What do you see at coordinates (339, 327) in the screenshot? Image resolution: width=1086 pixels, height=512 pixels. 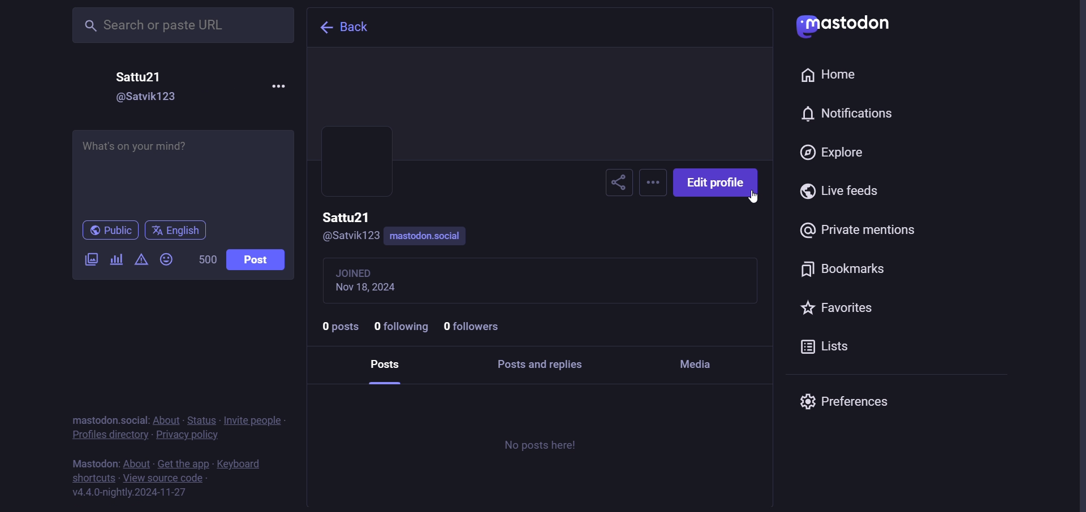 I see `posts` at bounding box center [339, 327].